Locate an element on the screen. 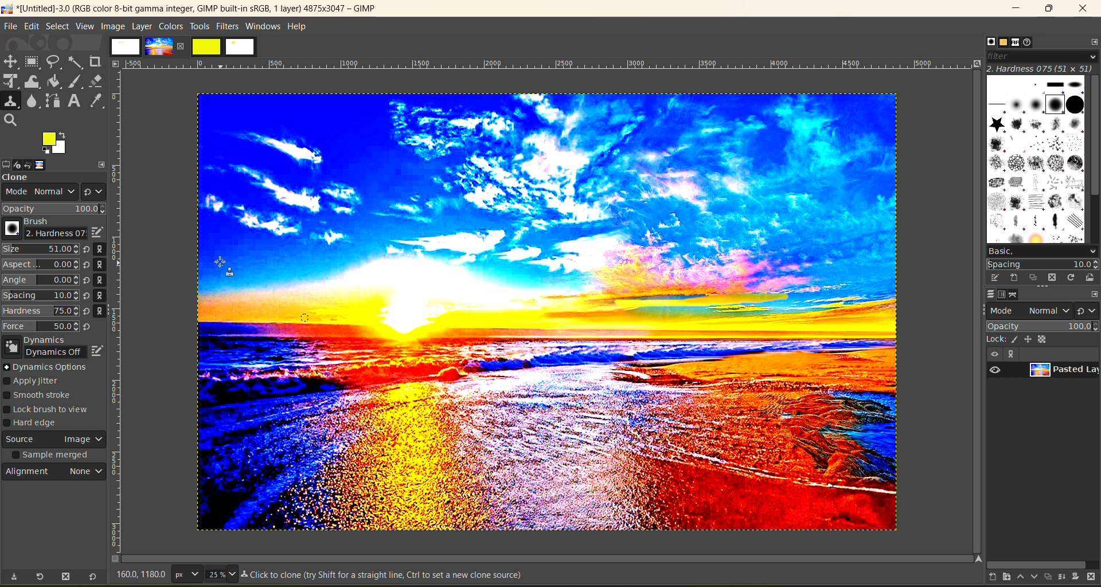 The height and width of the screenshot is (587, 1101). lock brush to view is located at coordinates (51, 410).